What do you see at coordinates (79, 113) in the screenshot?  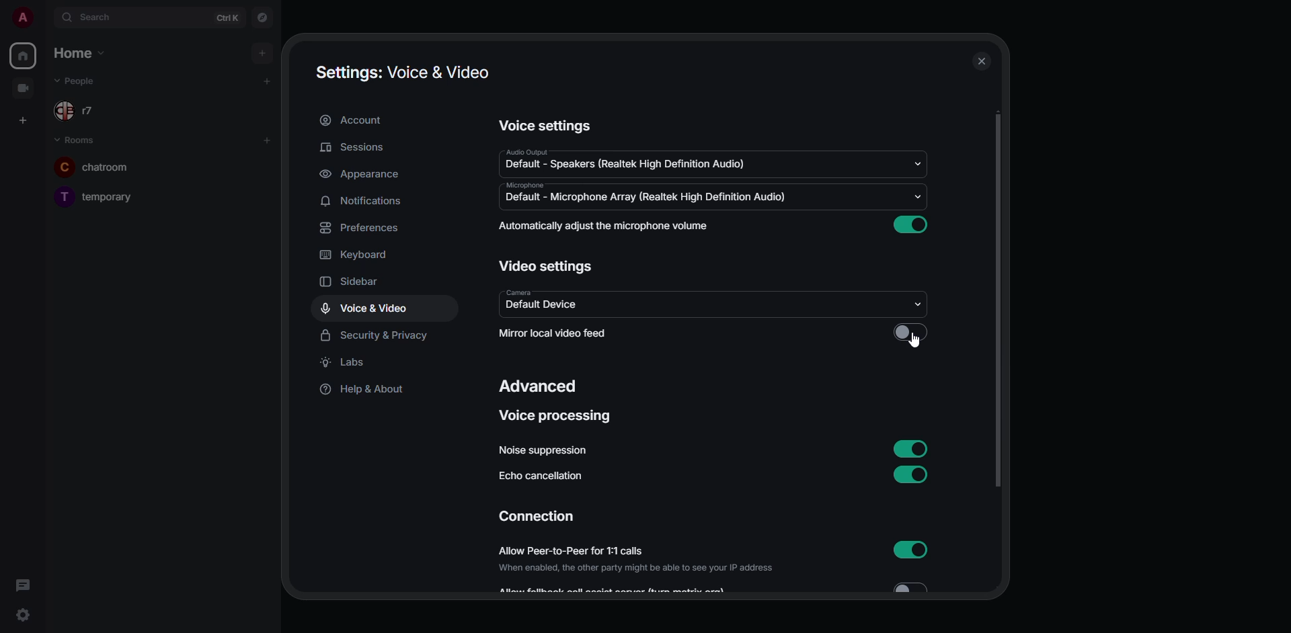 I see `r7` at bounding box center [79, 113].